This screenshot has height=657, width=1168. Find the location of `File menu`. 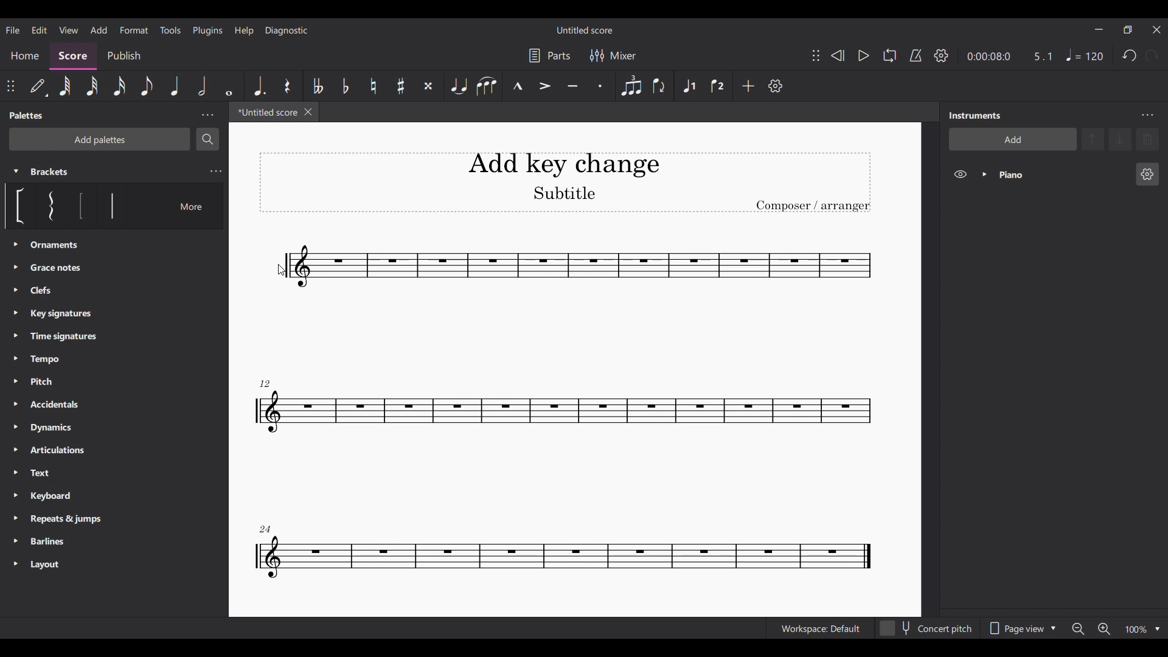

File menu is located at coordinates (13, 30).